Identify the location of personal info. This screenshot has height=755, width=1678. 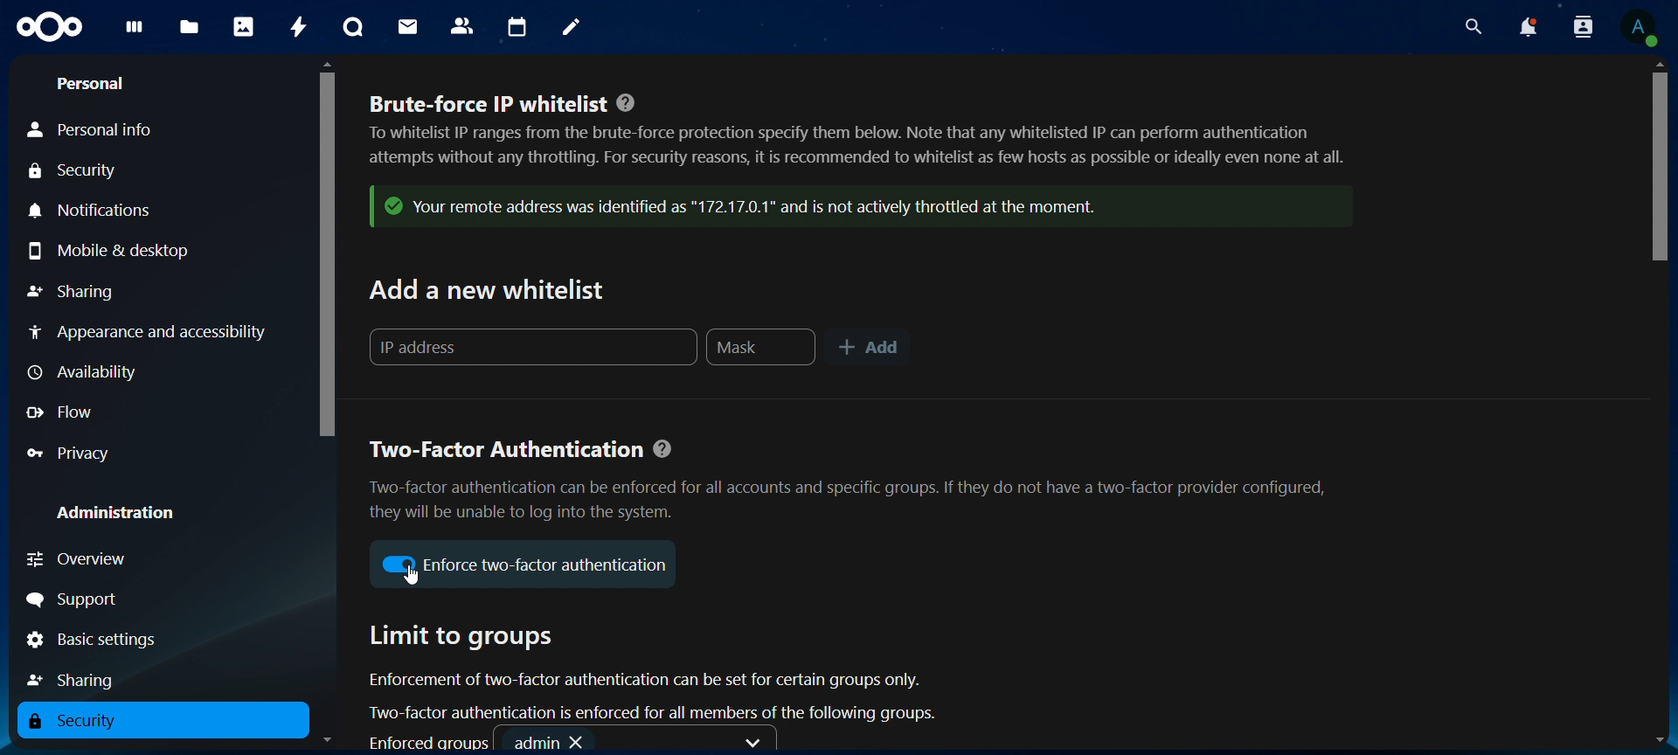
(89, 131).